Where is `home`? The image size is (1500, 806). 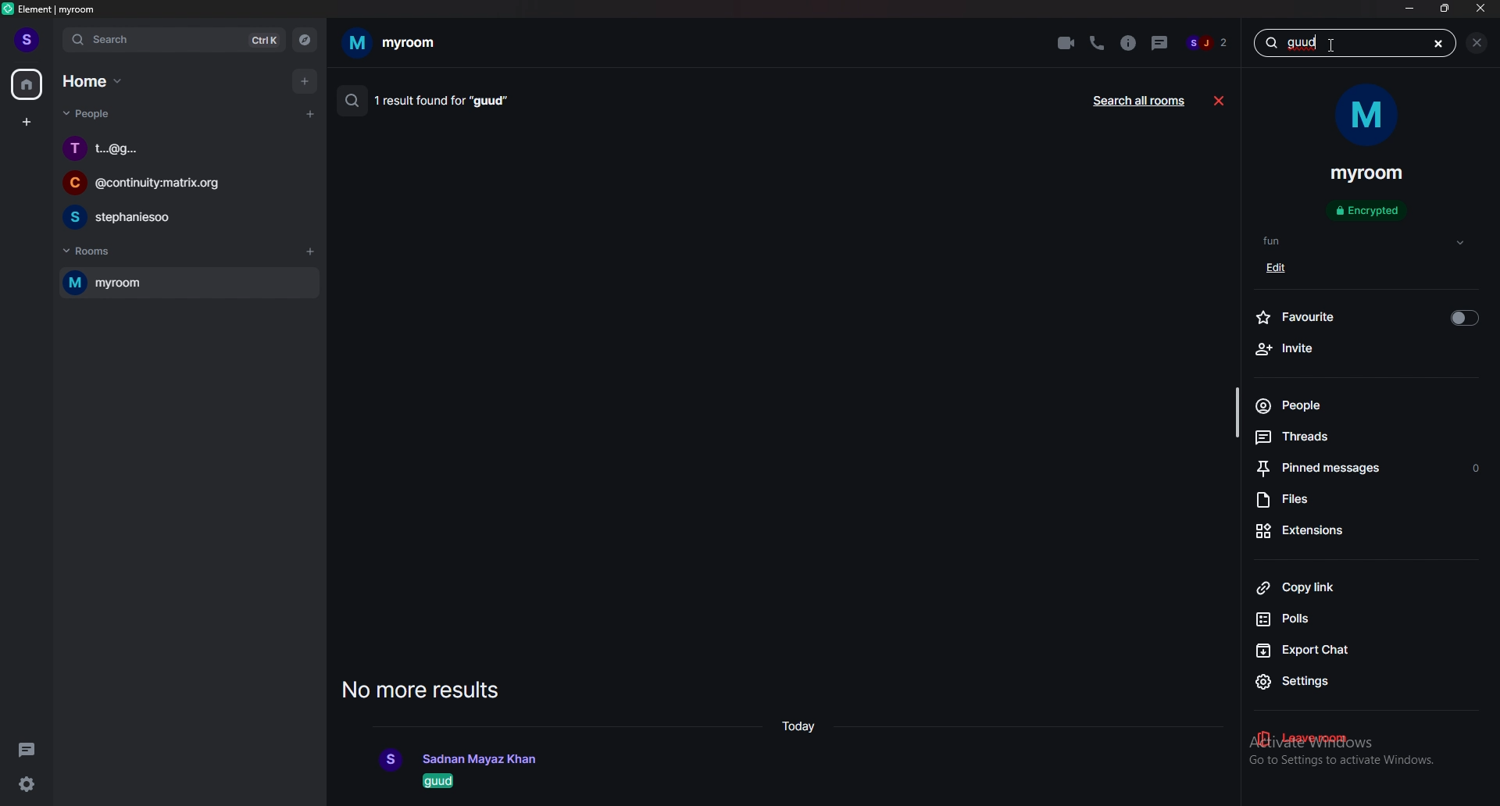 home is located at coordinates (28, 84).